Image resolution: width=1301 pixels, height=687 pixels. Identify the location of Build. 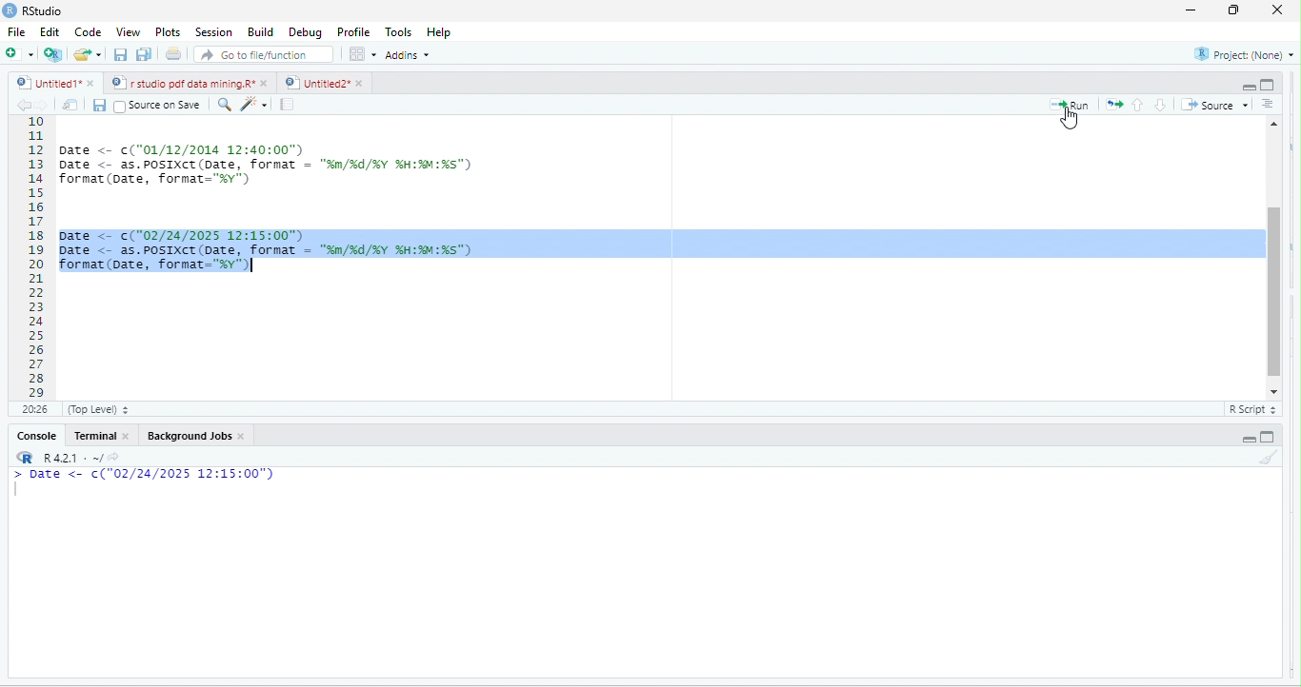
(259, 33).